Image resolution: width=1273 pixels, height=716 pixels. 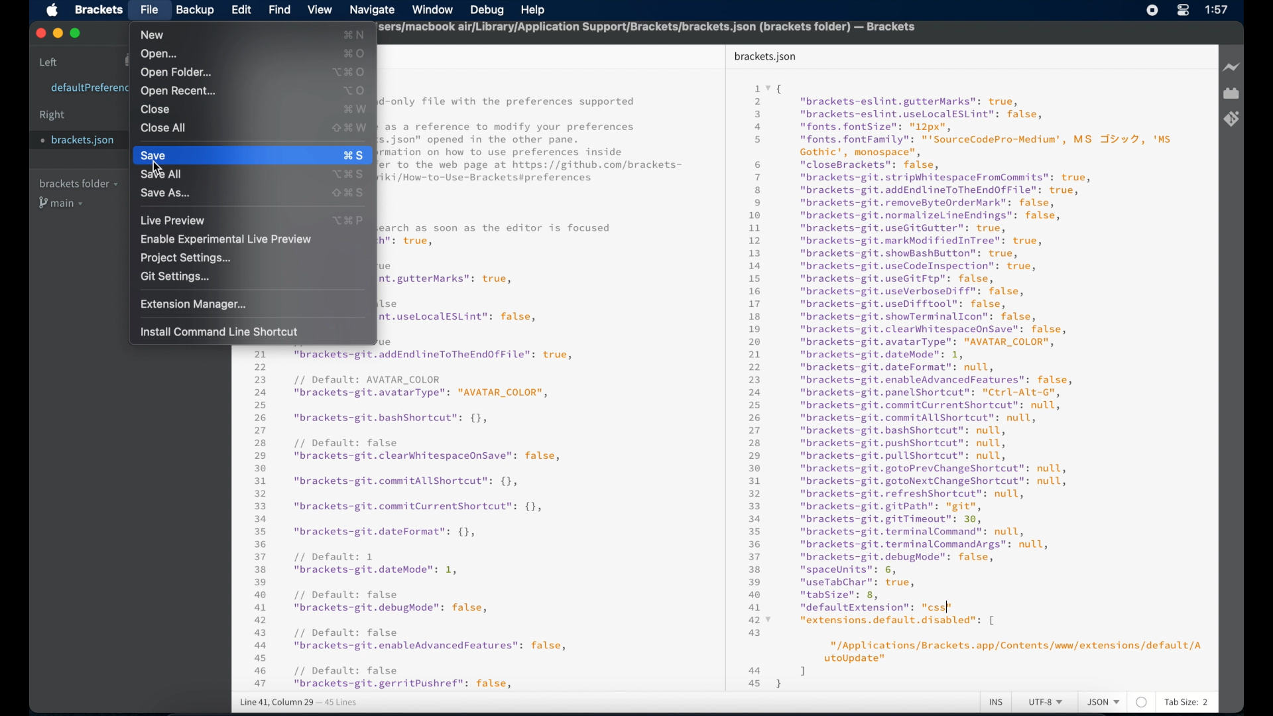 What do you see at coordinates (348, 219) in the screenshot?
I see `live preview shortcut` at bounding box center [348, 219].